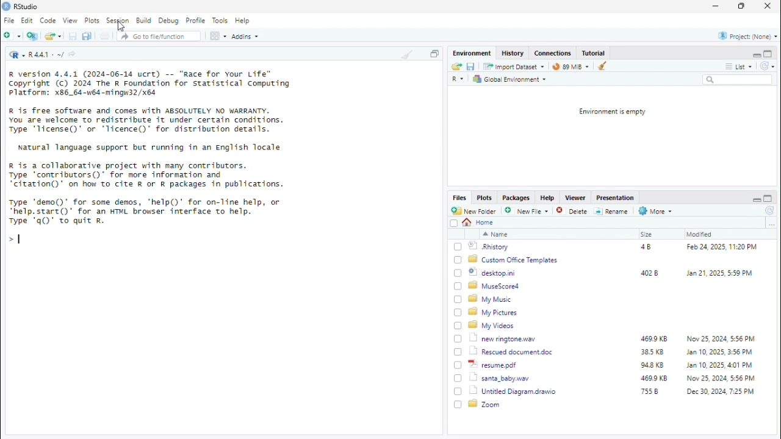 The image size is (781, 439). I want to click on new ringtone. wav 469.9KB Nov 25 2024 556 PM, so click(613, 338).